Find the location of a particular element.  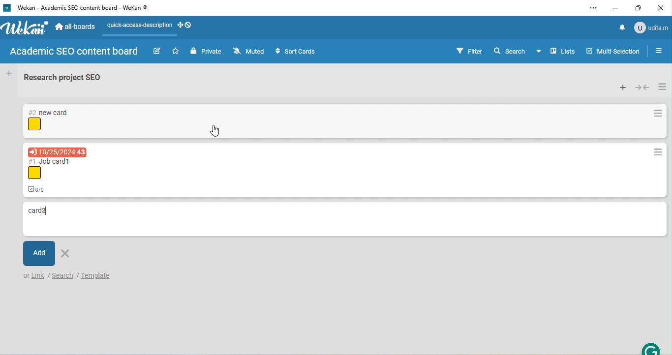

all boards is located at coordinates (76, 28).